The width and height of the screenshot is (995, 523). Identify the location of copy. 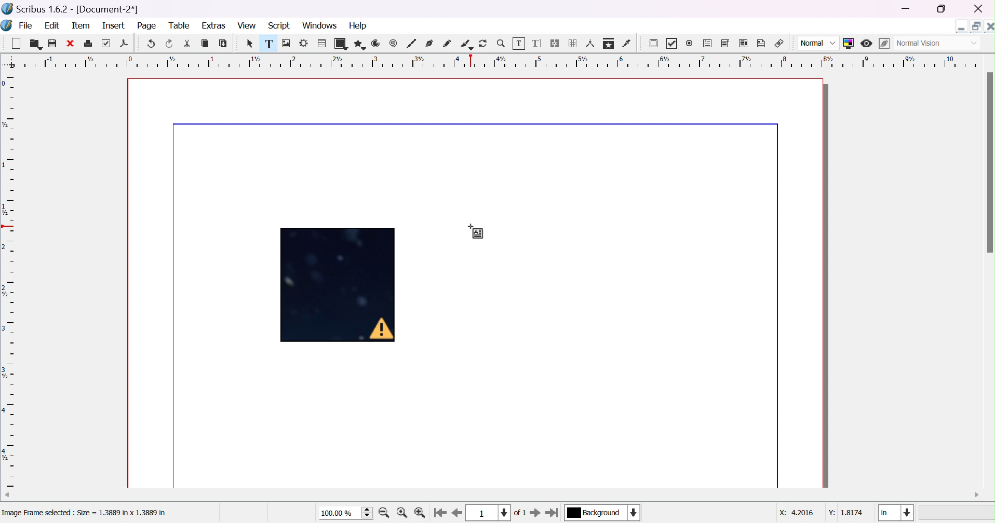
(205, 44).